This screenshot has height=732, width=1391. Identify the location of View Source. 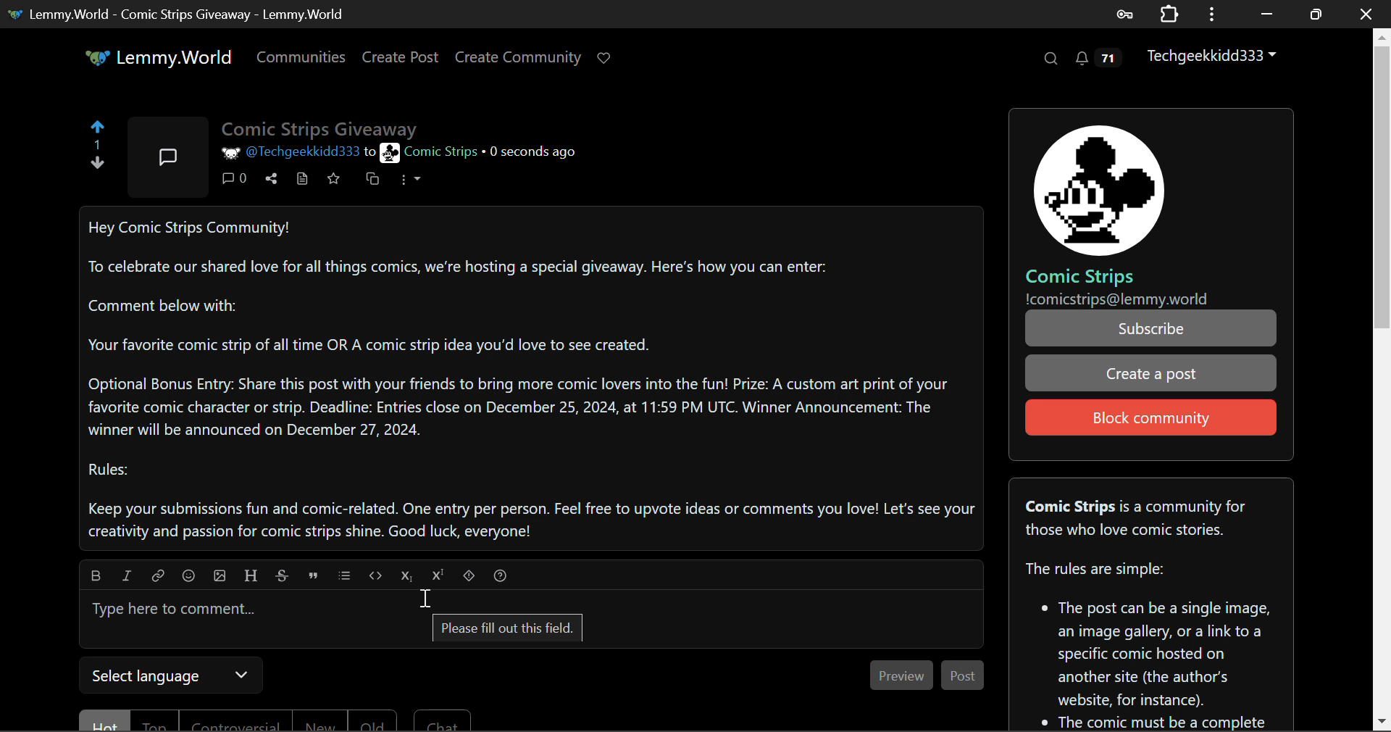
(301, 181).